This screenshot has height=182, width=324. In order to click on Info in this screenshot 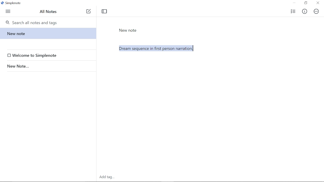, I will do `click(306, 11)`.